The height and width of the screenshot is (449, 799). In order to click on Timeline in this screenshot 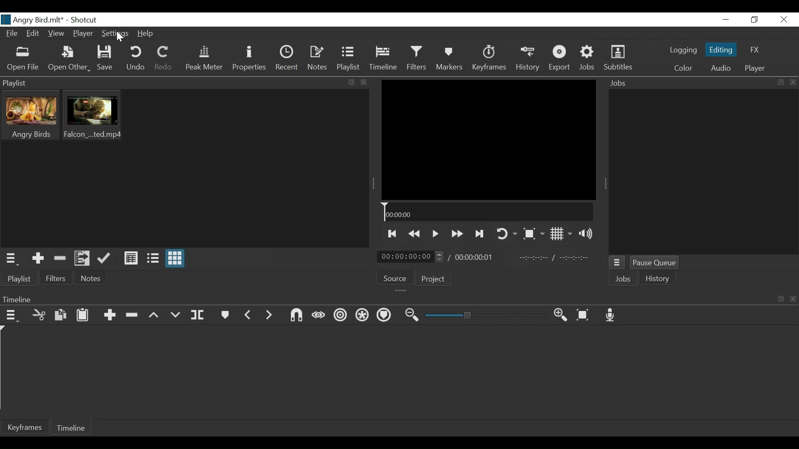, I will do `click(72, 427)`.